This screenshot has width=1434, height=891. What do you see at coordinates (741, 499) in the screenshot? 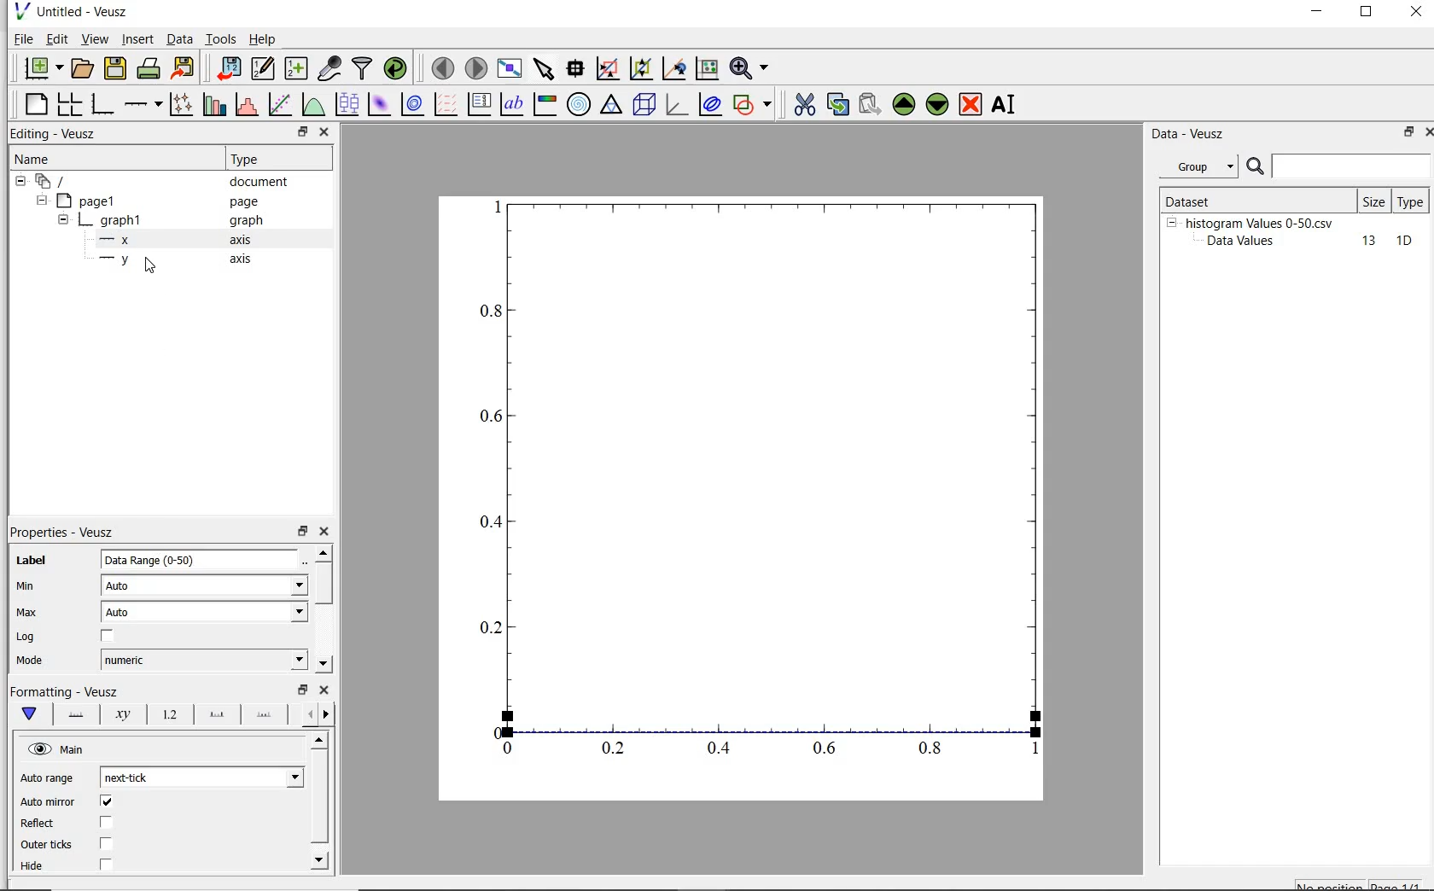
I see `Graph` at bounding box center [741, 499].